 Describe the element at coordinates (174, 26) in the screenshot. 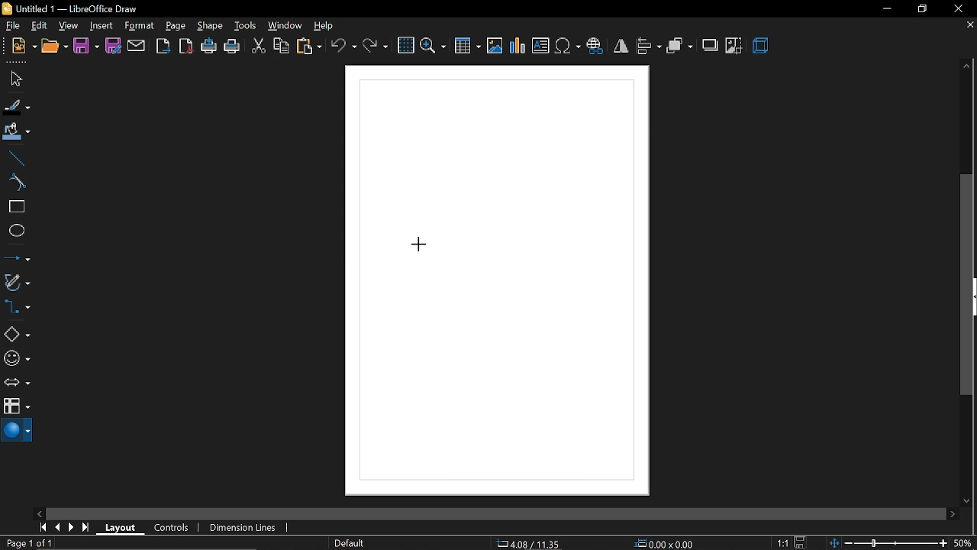

I see `page` at that location.